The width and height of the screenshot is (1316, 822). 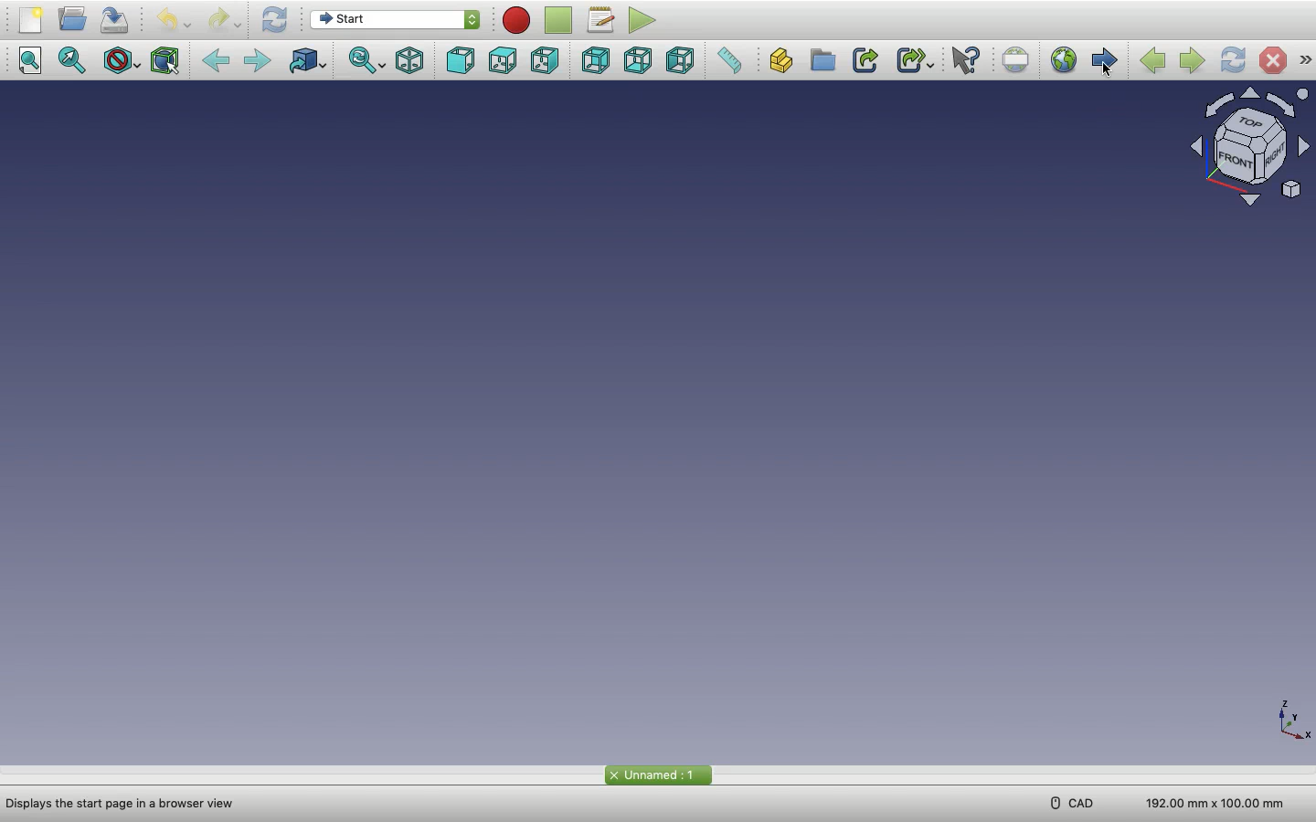 What do you see at coordinates (1273, 60) in the screenshot?
I see `Stop loading` at bounding box center [1273, 60].